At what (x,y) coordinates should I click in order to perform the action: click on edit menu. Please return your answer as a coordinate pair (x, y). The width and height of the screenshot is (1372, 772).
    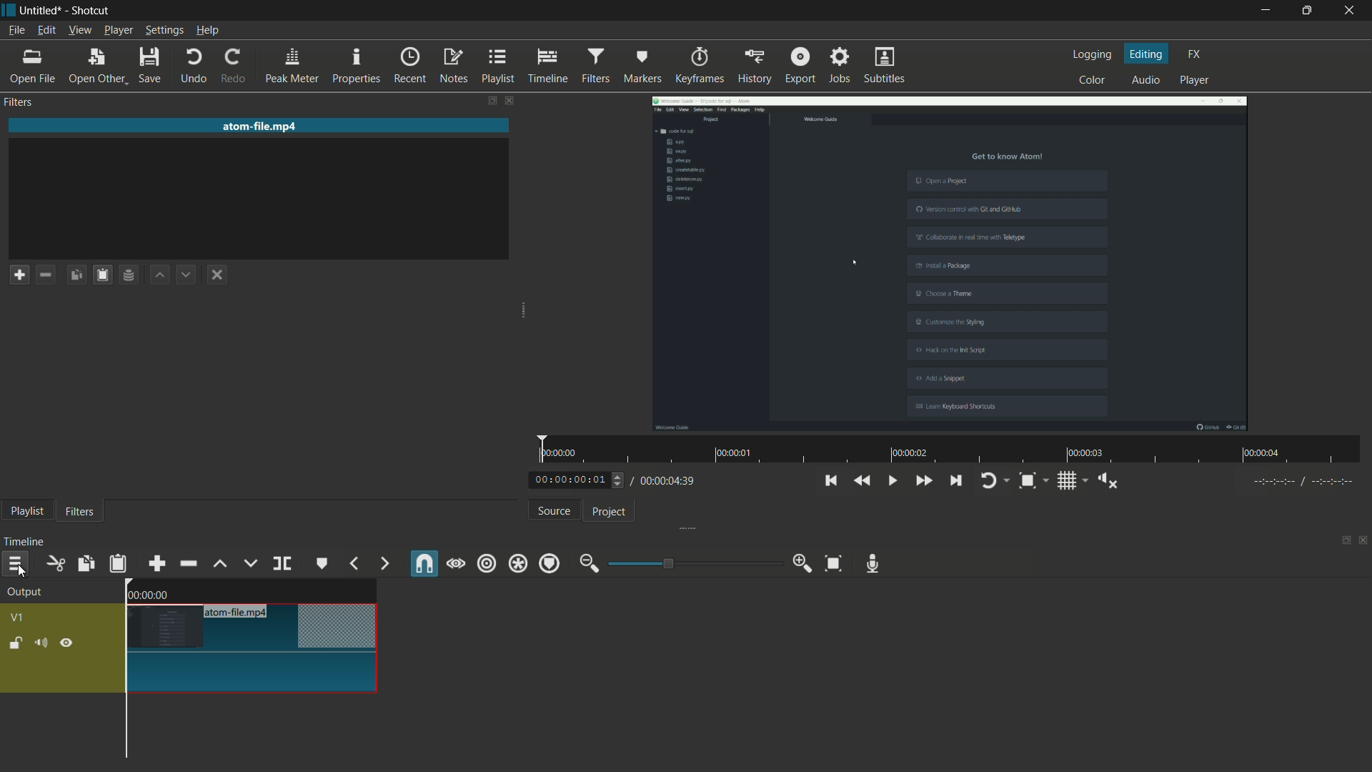
    Looking at the image, I should click on (47, 30).